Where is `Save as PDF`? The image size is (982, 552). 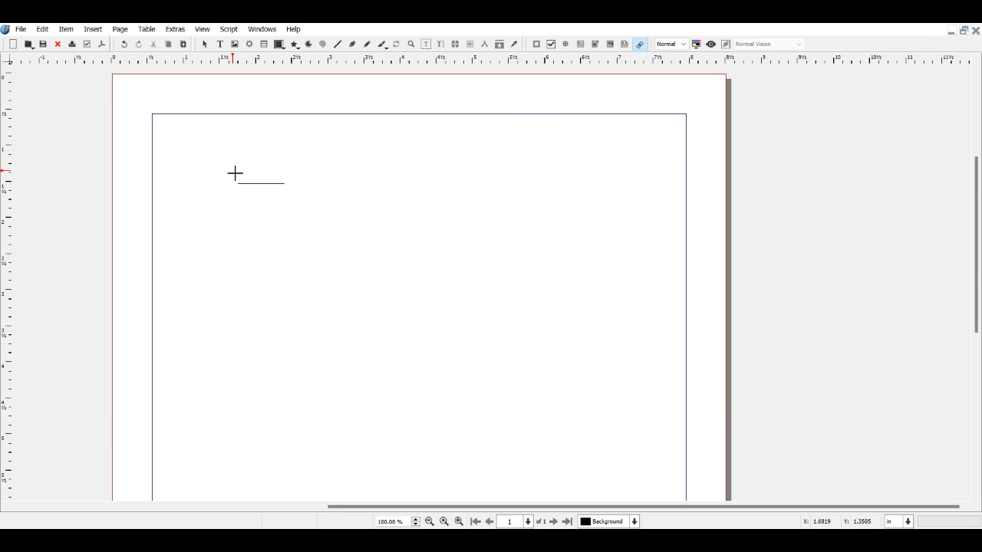 Save as PDF is located at coordinates (102, 44).